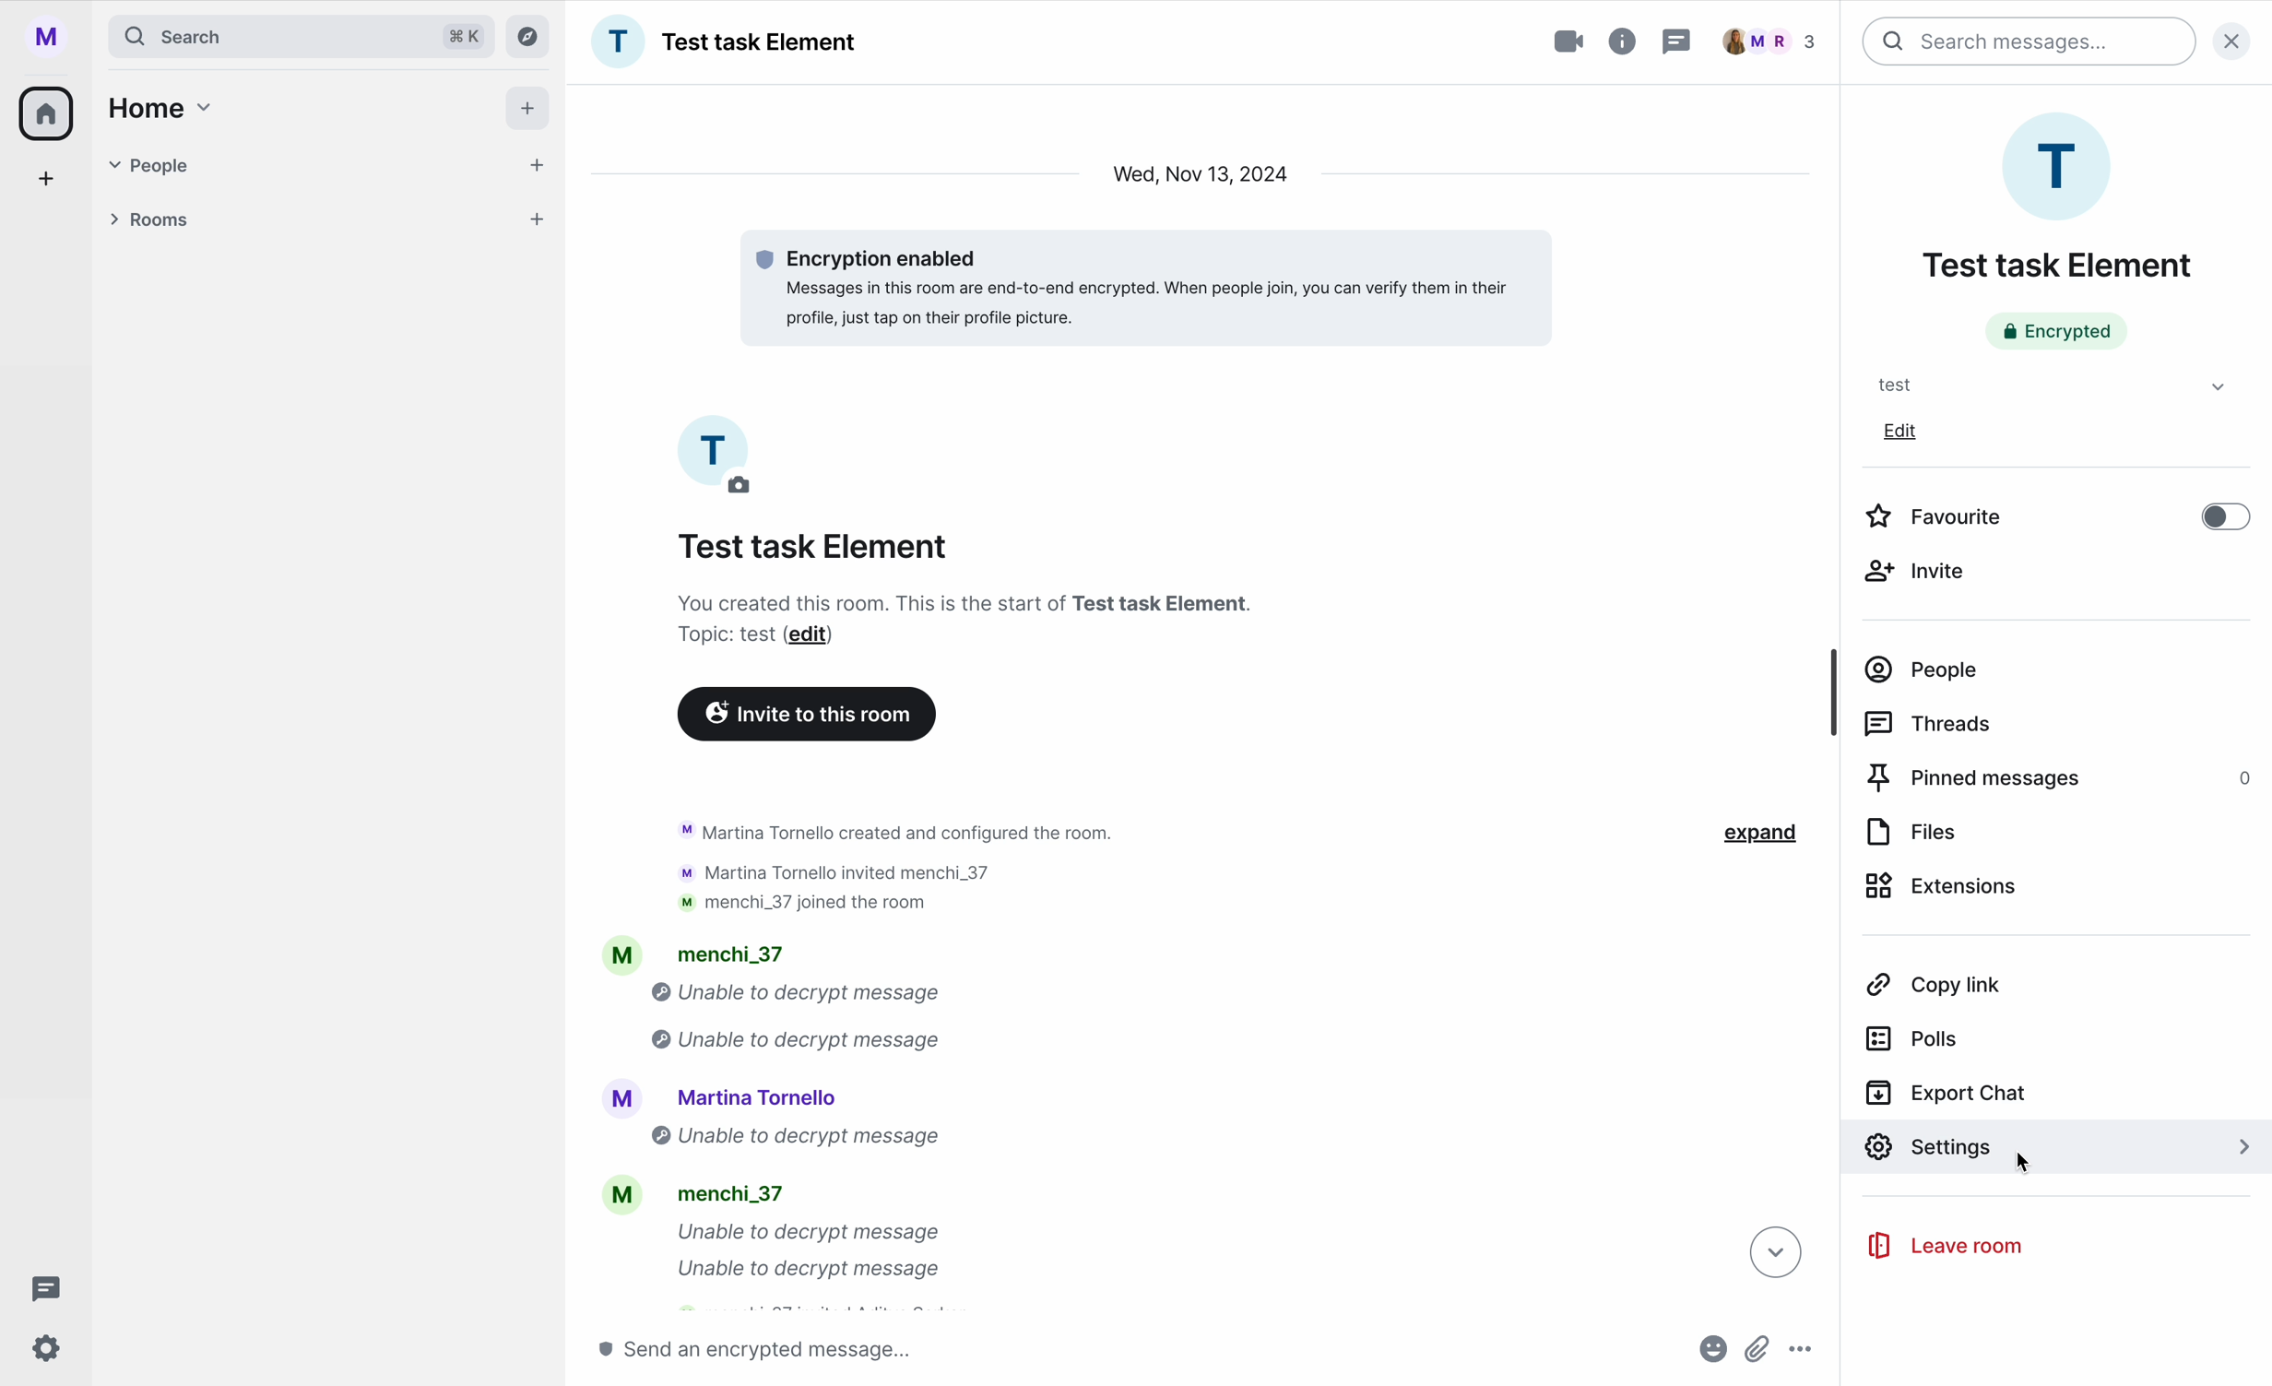 The image size is (2272, 1386). What do you see at coordinates (2044, 385) in the screenshot?
I see `test tab` at bounding box center [2044, 385].